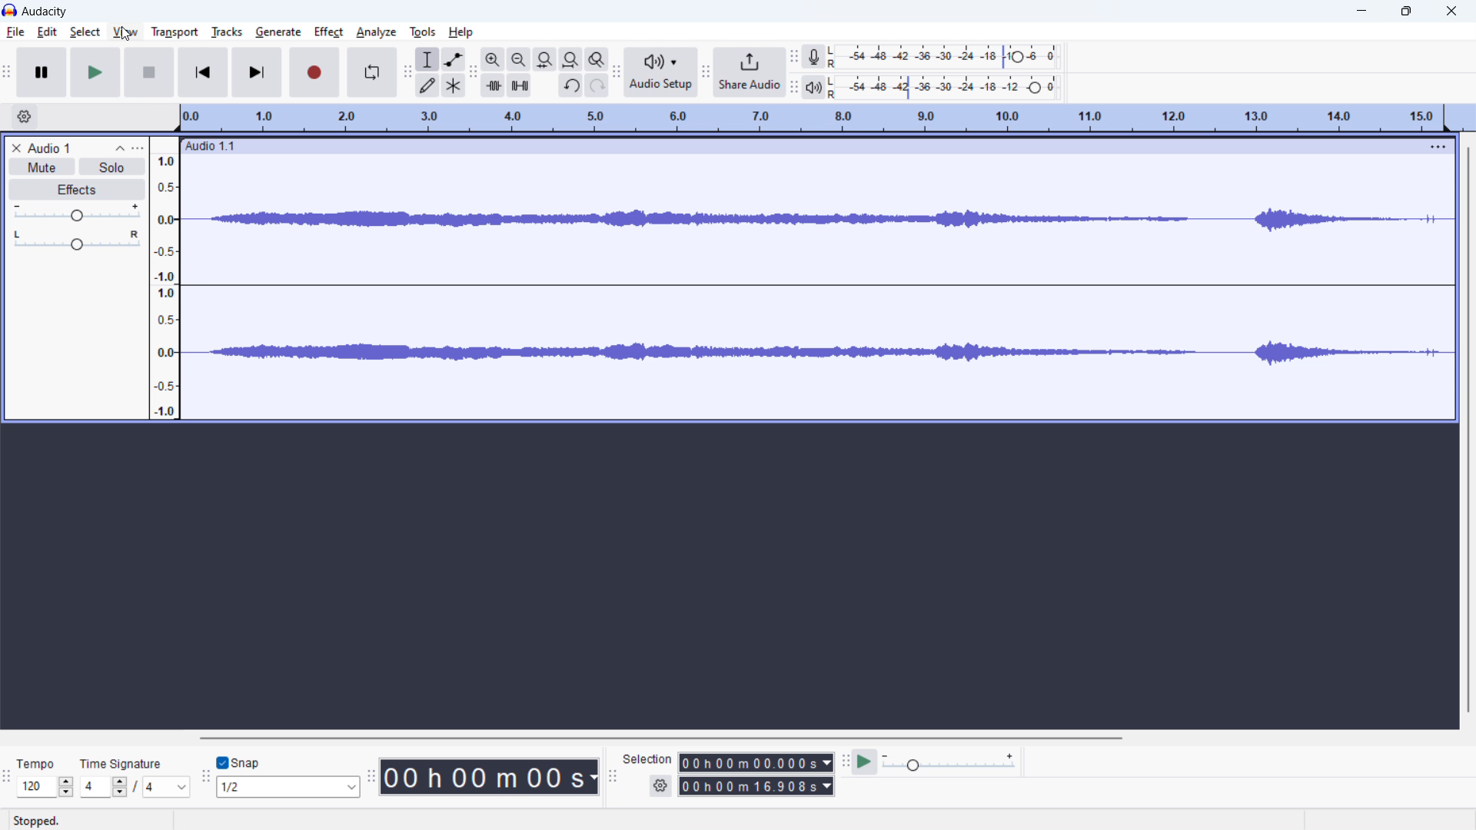  What do you see at coordinates (130, 759) in the screenshot?
I see `time signature` at bounding box center [130, 759].